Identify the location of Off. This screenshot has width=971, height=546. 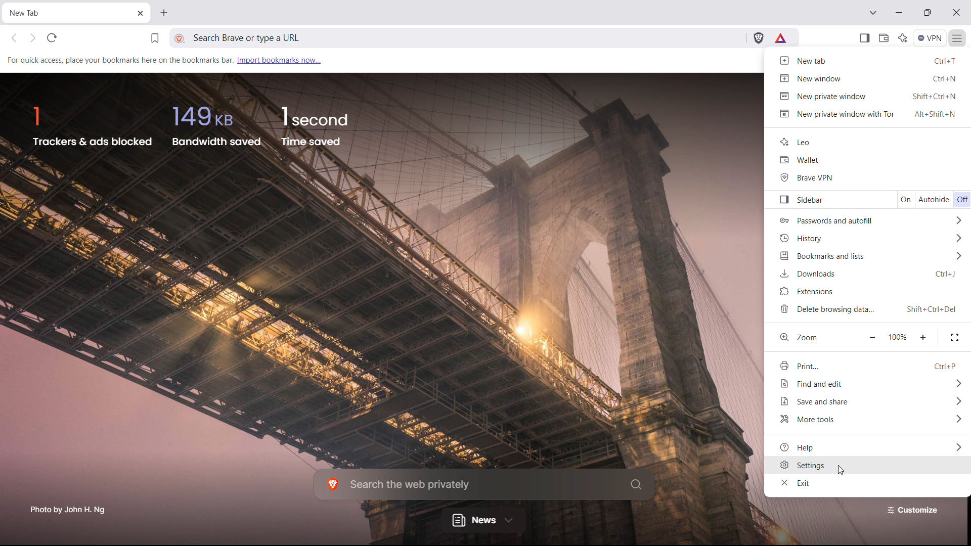
(961, 198).